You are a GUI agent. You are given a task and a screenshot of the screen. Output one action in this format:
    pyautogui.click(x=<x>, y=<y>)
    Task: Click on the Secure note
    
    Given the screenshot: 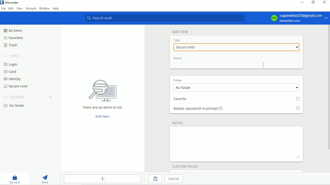 What is the action you would take?
    pyautogui.click(x=16, y=86)
    